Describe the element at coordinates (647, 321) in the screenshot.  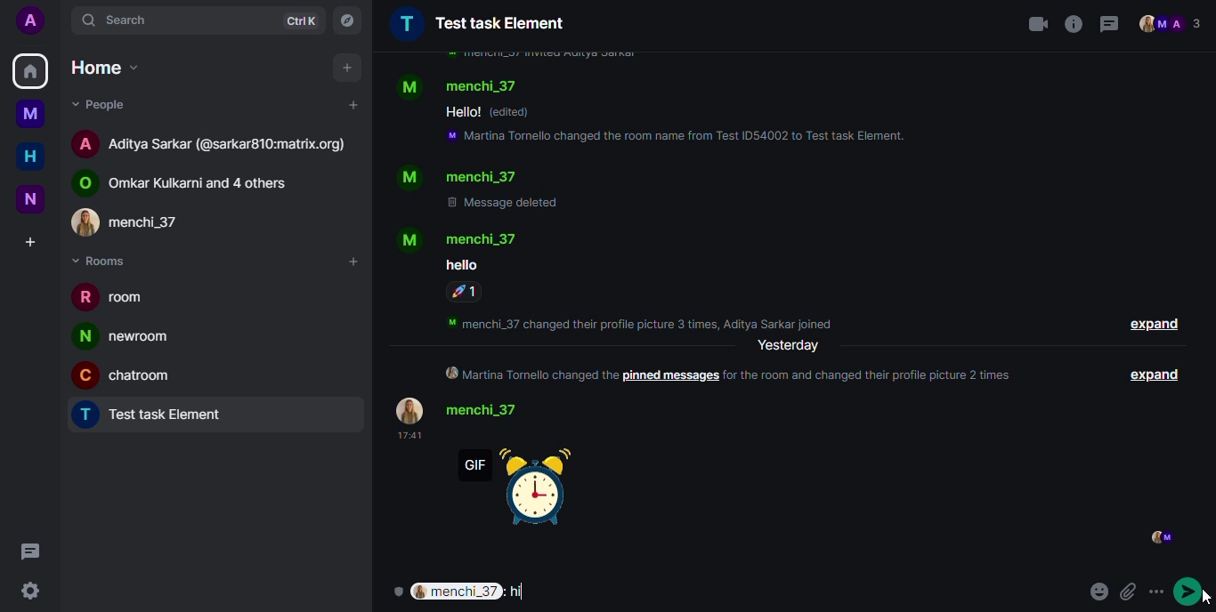
I see `info` at that location.